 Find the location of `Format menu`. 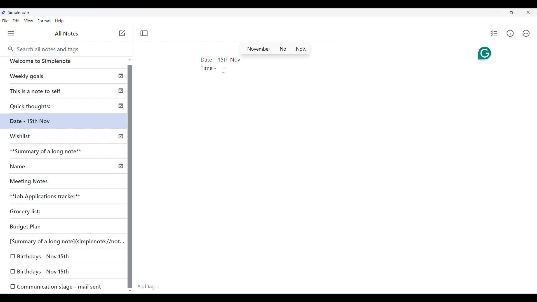

Format menu is located at coordinates (44, 21).